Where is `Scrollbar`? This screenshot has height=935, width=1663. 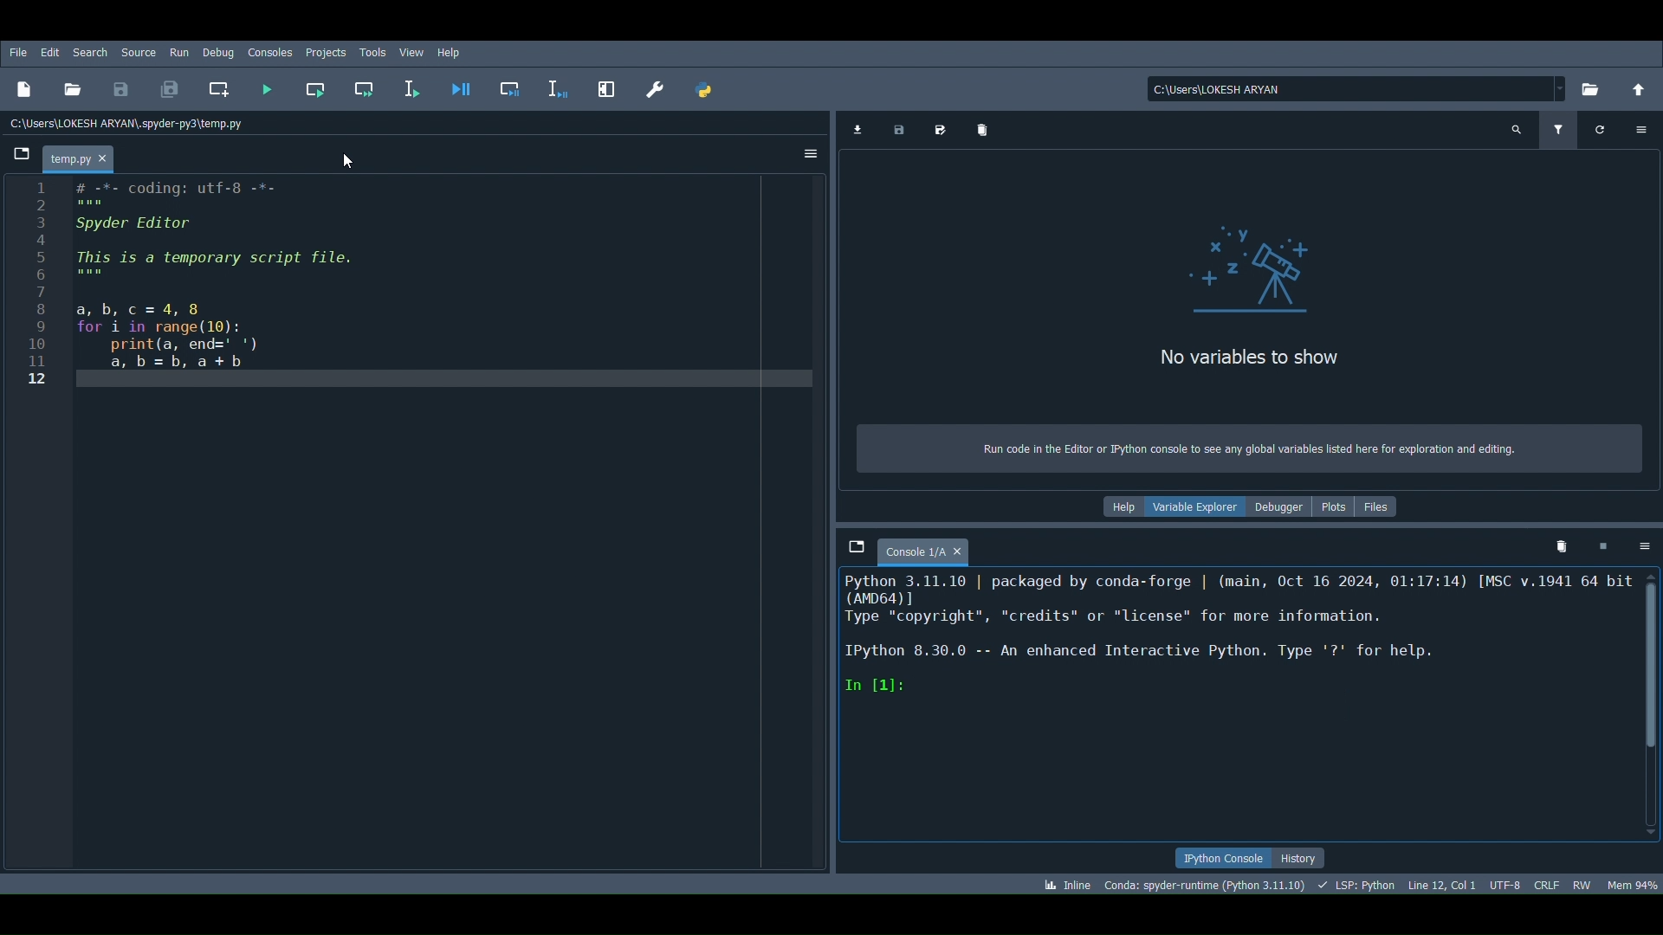
Scrollbar is located at coordinates (1652, 704).